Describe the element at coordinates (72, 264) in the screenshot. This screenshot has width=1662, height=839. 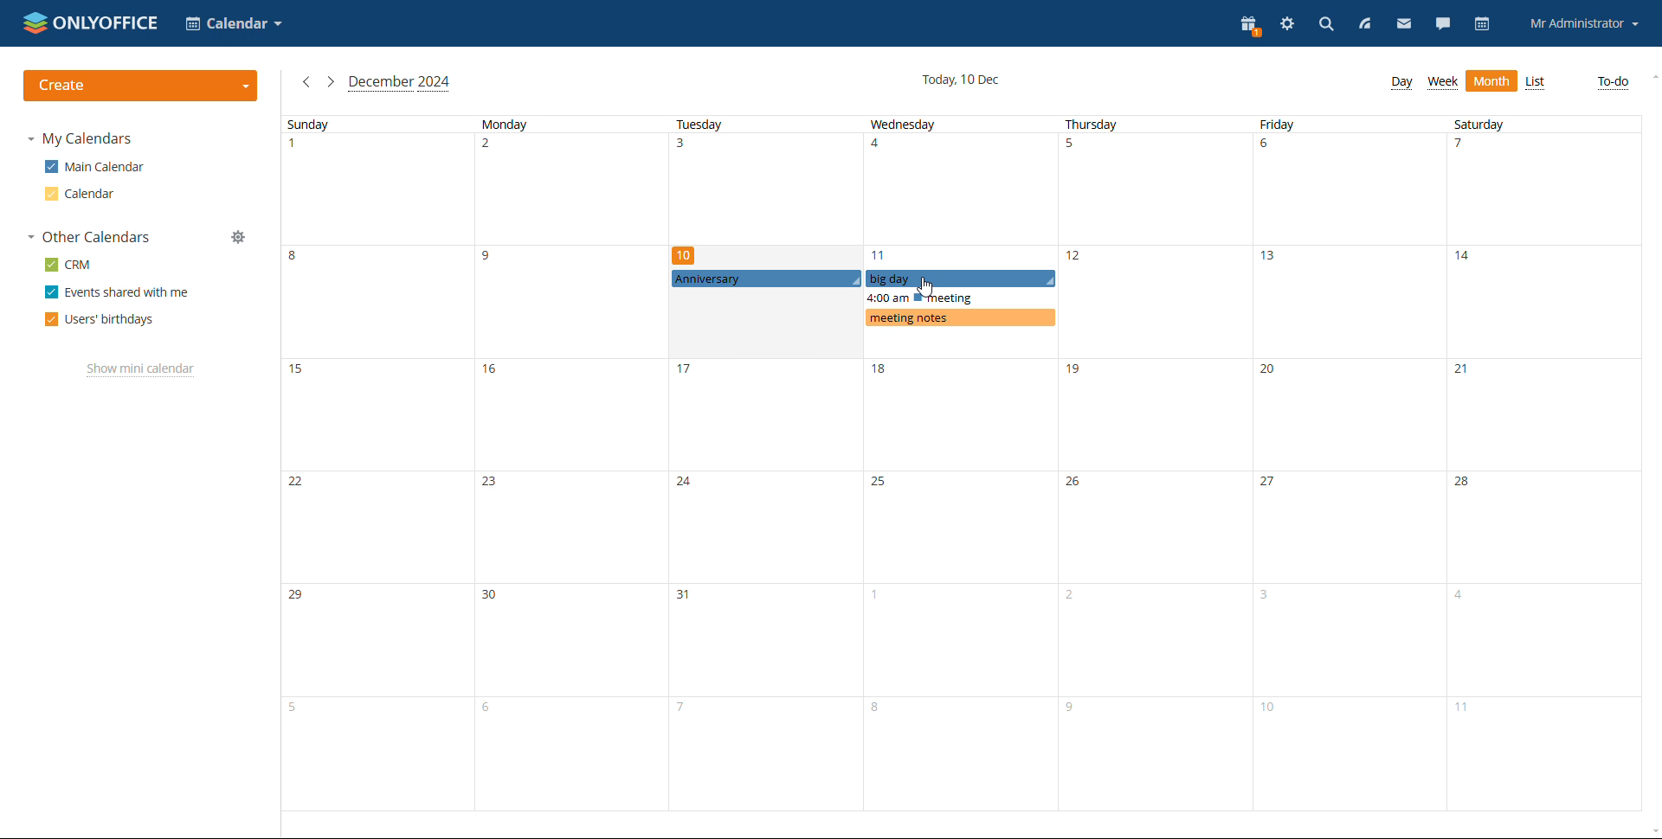
I see `crm` at that location.